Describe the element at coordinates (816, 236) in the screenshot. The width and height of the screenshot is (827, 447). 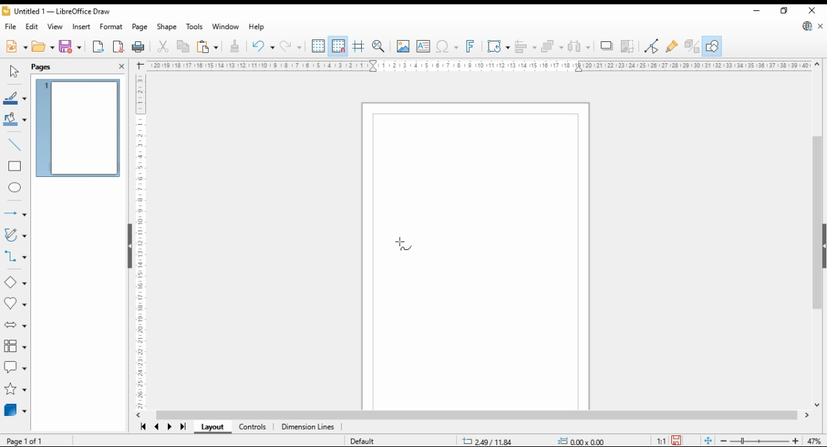
I see `scroll bar` at that location.